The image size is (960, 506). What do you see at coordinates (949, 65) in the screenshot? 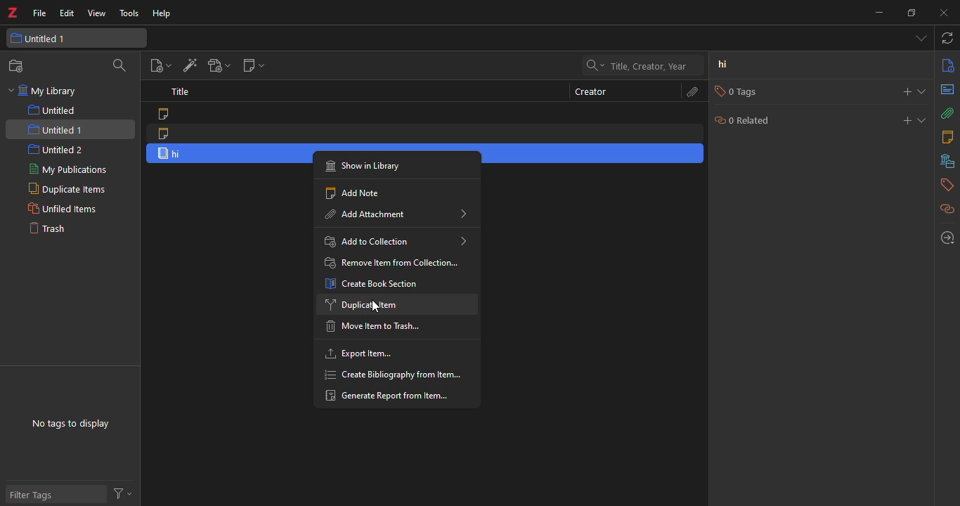
I see `info` at bounding box center [949, 65].